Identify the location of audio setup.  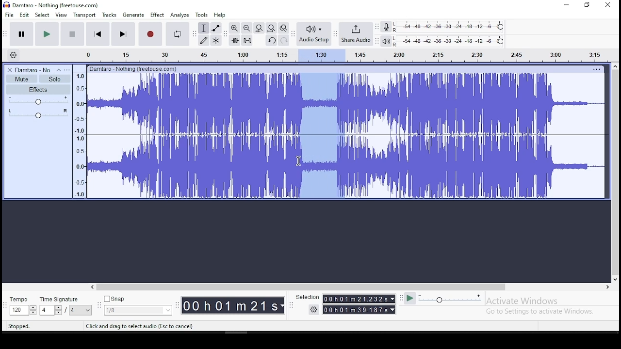
(313, 33).